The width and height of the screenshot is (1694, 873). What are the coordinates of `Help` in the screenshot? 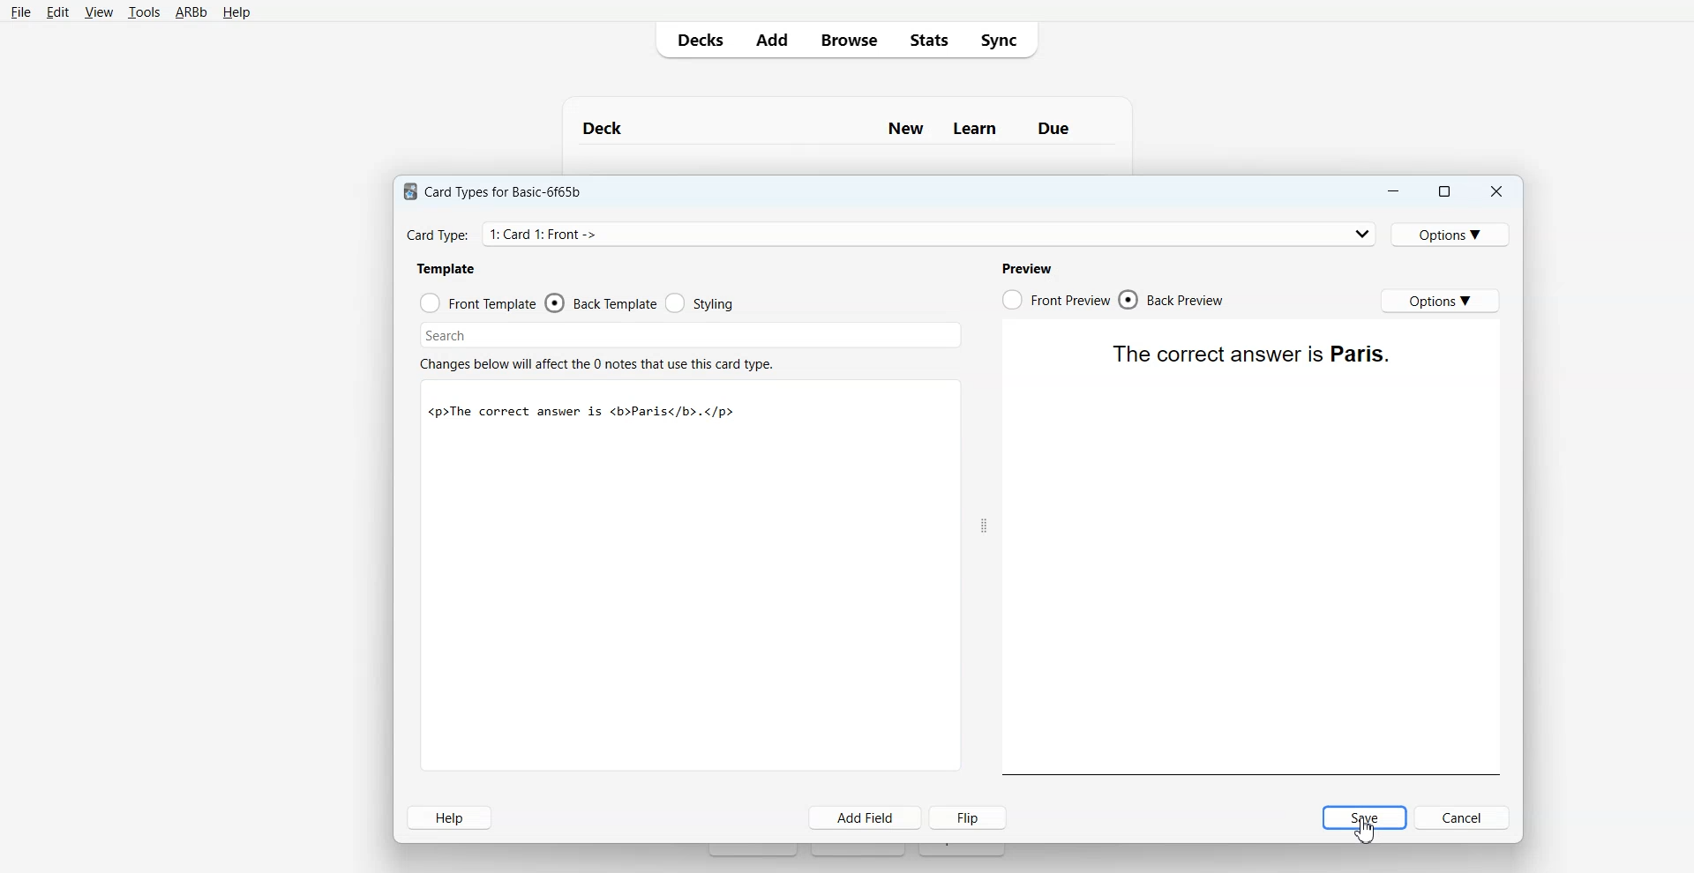 It's located at (450, 817).